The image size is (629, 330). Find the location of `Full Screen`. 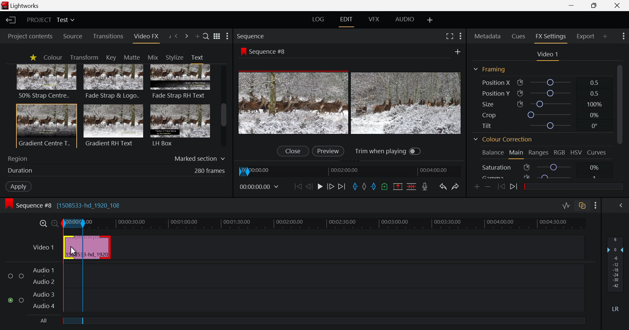

Full Screen is located at coordinates (450, 36).